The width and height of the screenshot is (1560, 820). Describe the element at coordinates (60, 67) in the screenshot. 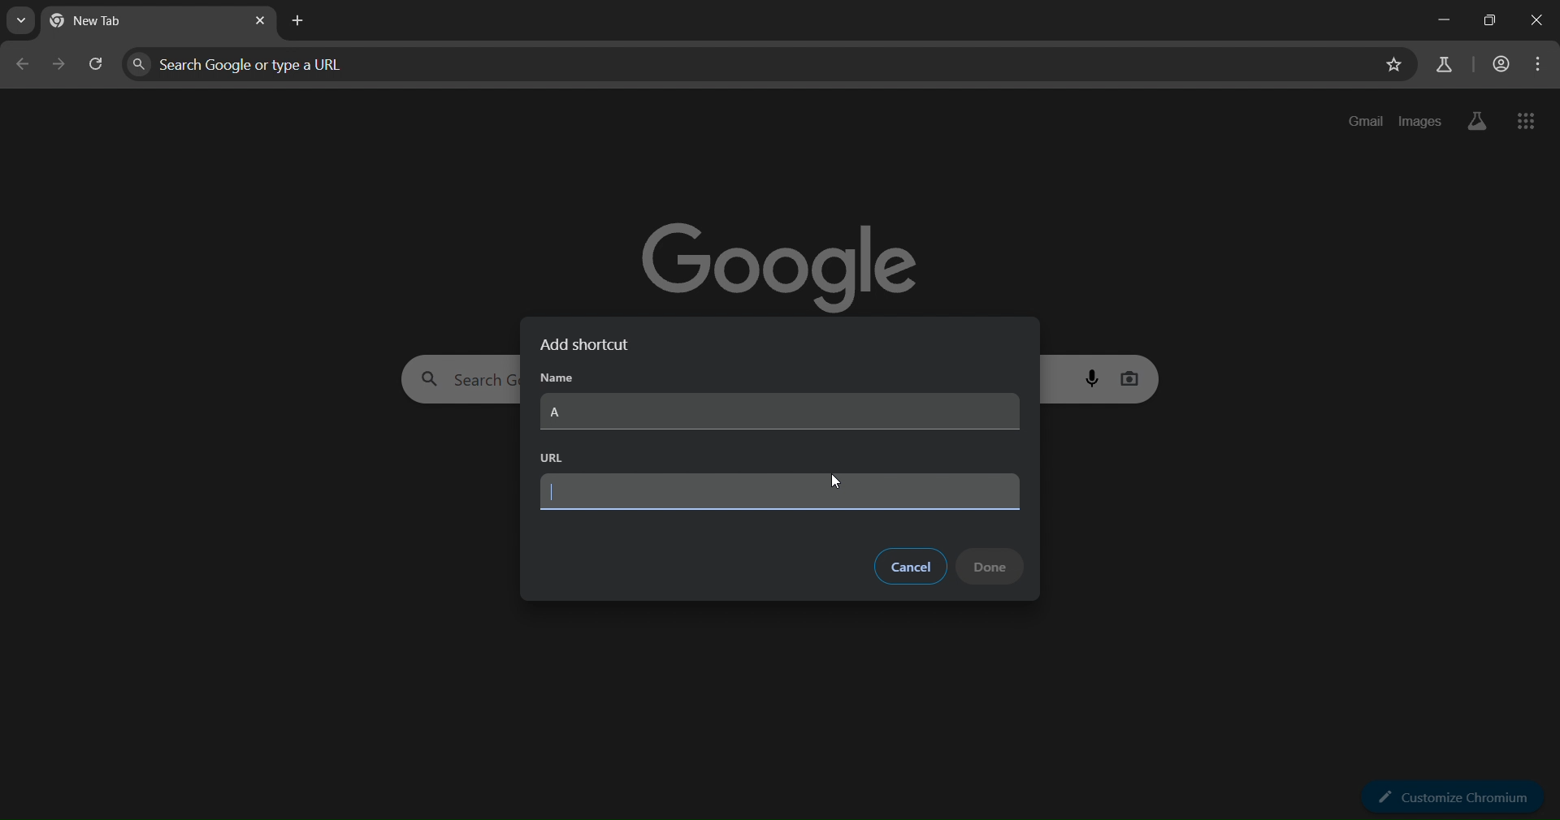

I see `go forward one page` at that location.